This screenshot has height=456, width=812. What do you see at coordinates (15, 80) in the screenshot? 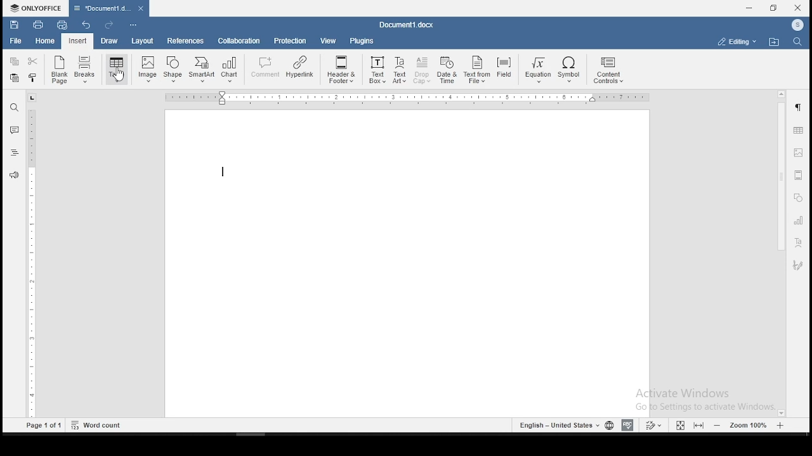
I see `paste` at bounding box center [15, 80].